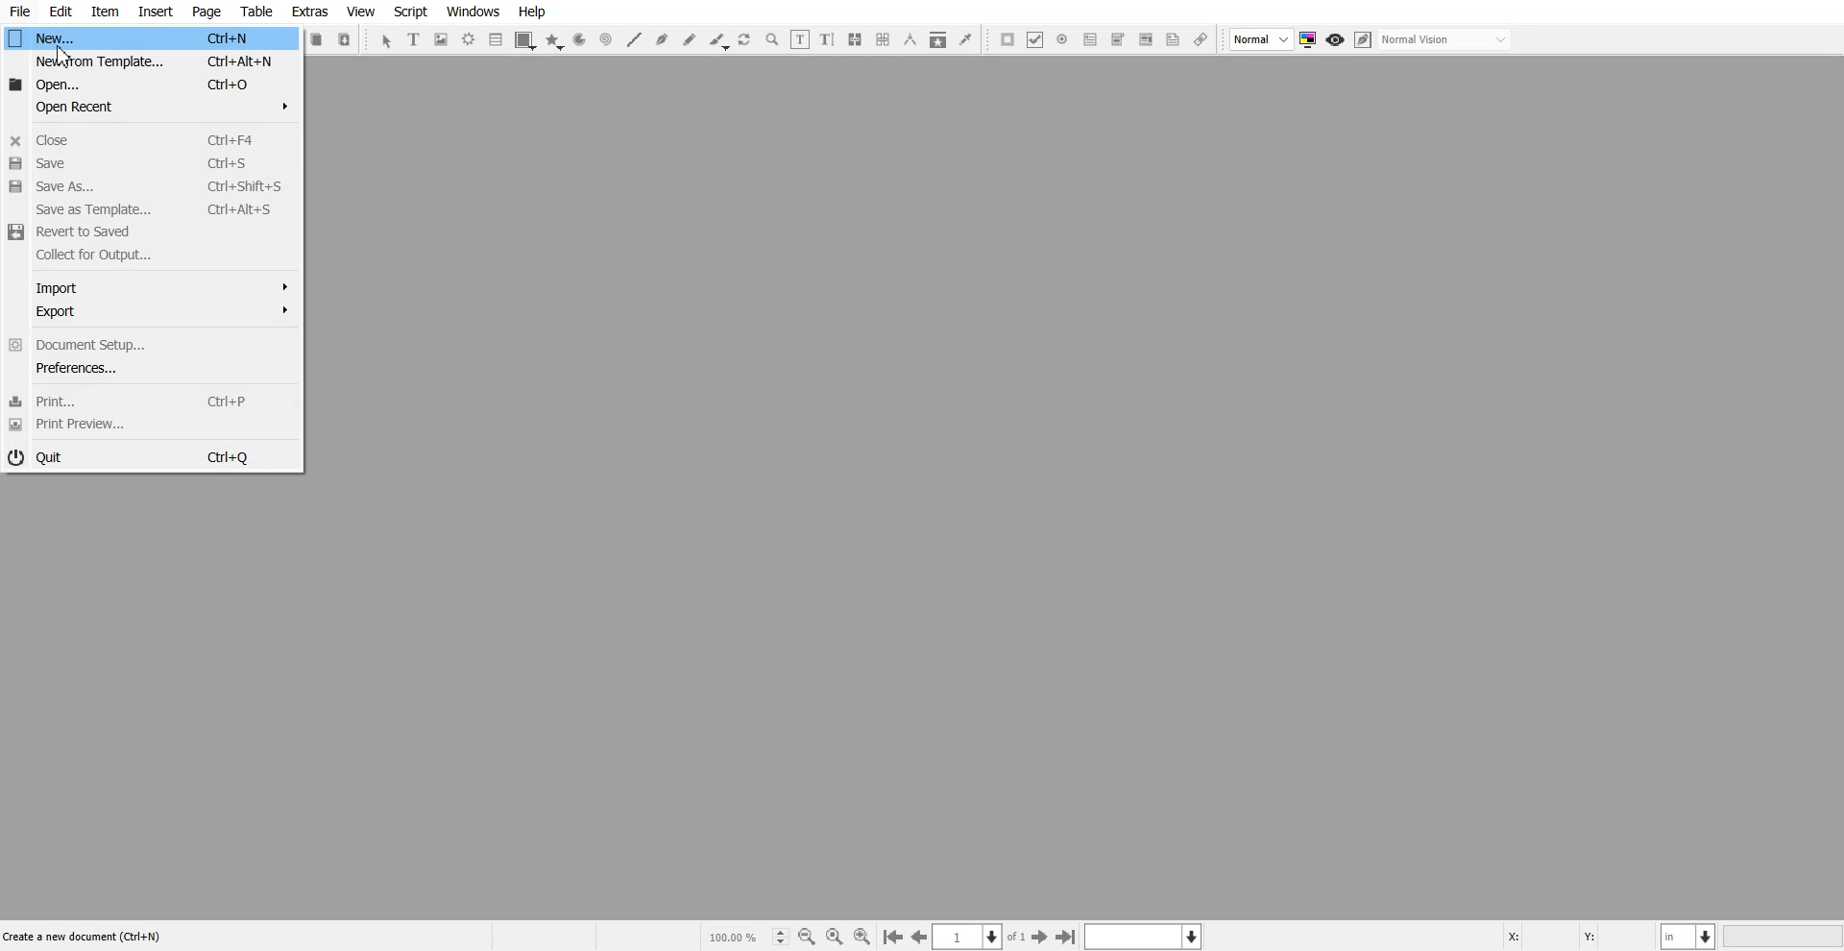 The image size is (1844, 951). Describe the element at coordinates (910, 39) in the screenshot. I see `Measurement` at that location.